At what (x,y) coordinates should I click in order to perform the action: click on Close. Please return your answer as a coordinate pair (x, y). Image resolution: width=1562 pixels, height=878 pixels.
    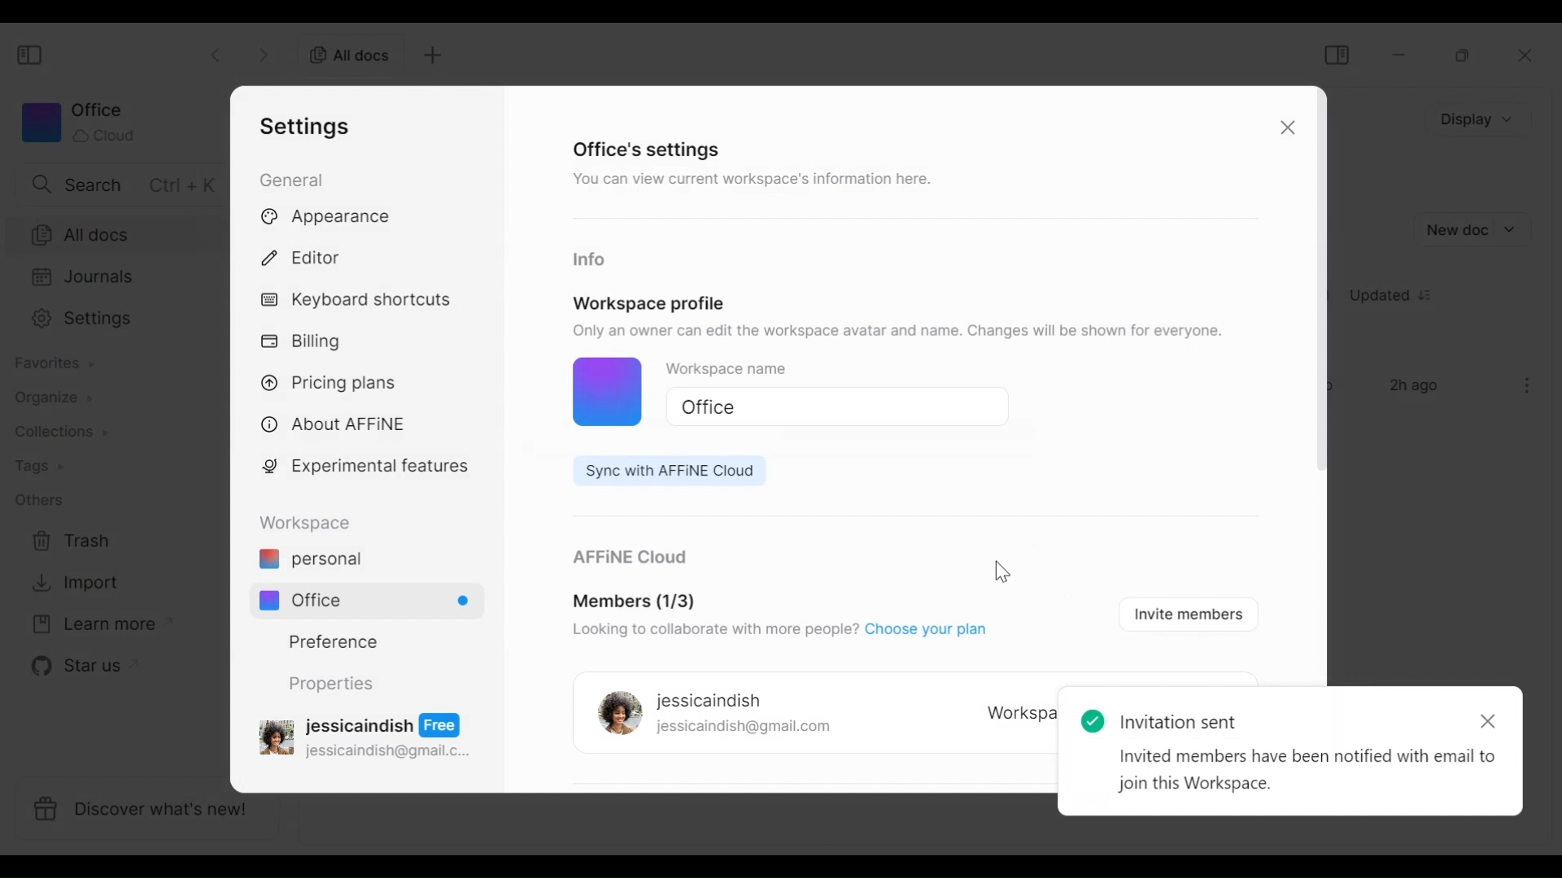
    Looking at the image, I should click on (1285, 130).